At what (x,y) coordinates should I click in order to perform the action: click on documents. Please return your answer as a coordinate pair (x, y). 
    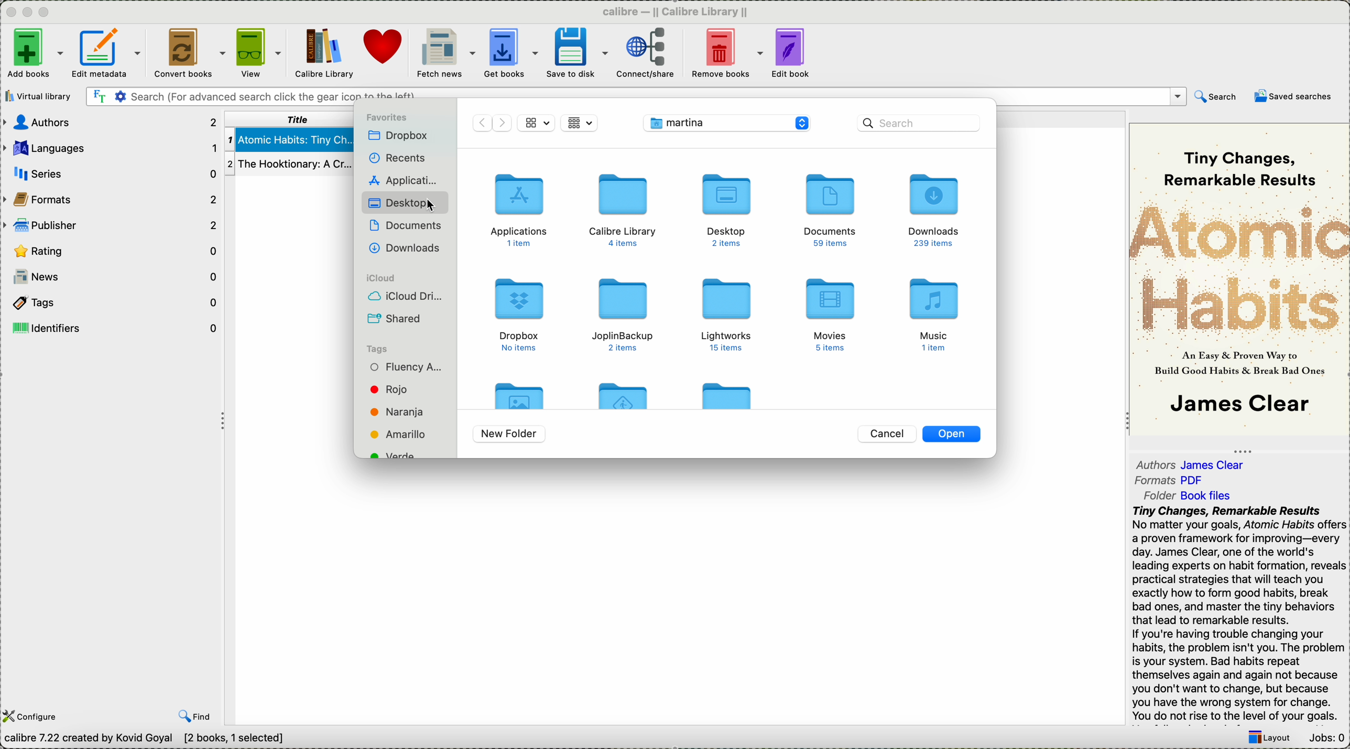
    Looking at the image, I should click on (409, 229).